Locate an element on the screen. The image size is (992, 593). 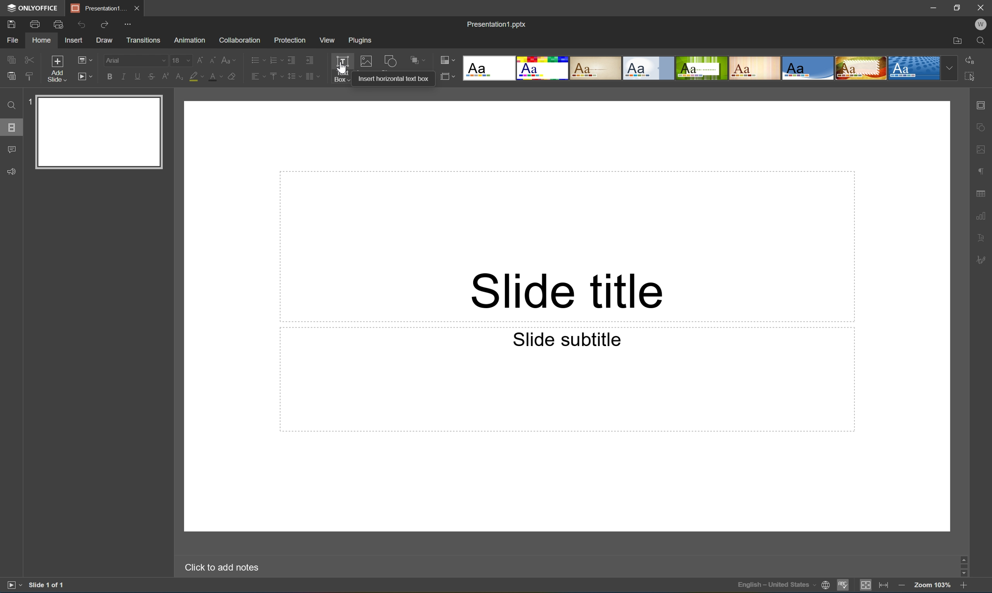
Slide subtitle is located at coordinates (568, 339).